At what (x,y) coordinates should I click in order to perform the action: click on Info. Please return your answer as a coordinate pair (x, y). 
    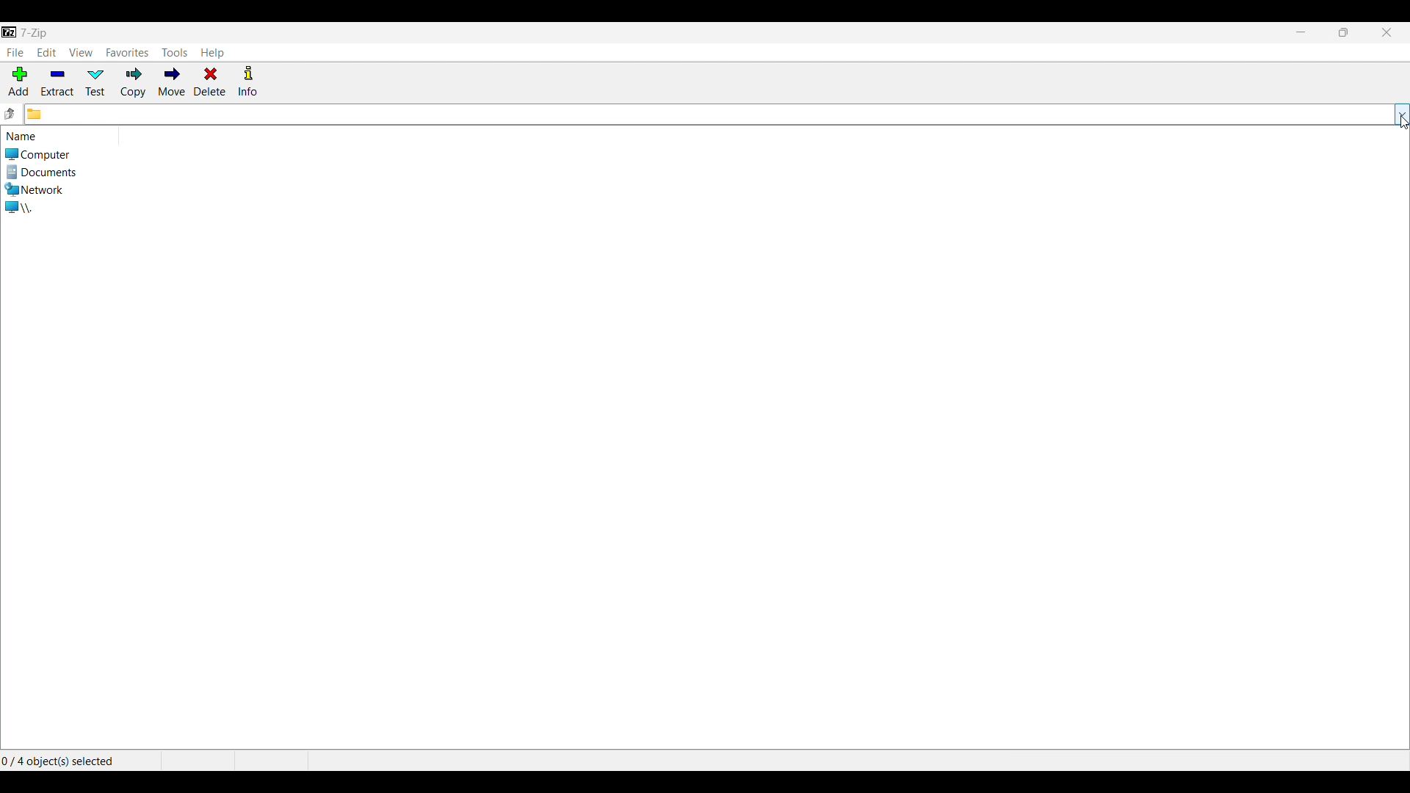
    Looking at the image, I should click on (247, 81).